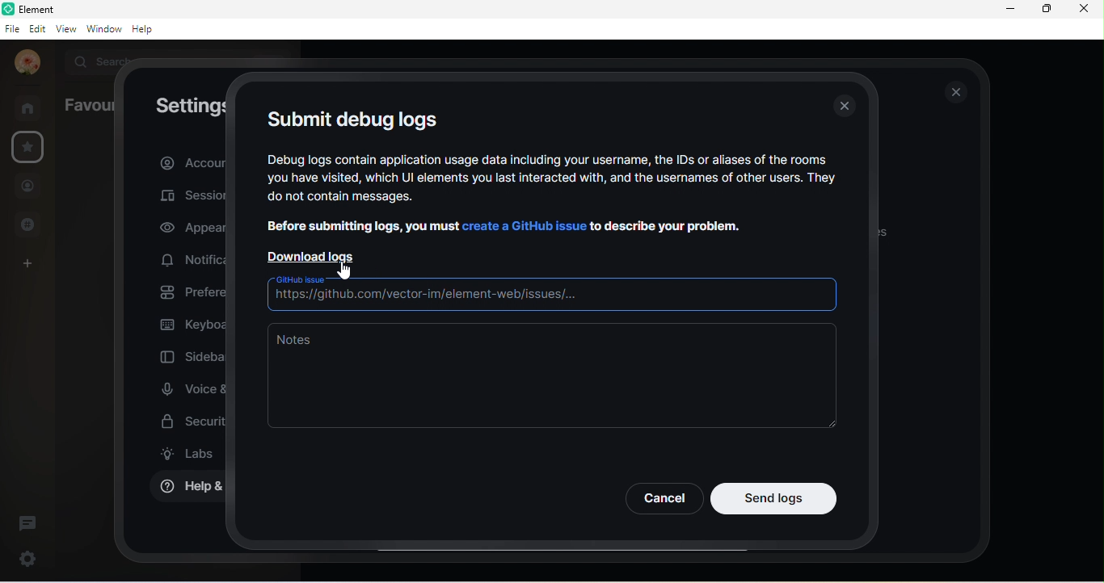 The height and width of the screenshot is (583, 1104). I want to click on people, so click(28, 186).